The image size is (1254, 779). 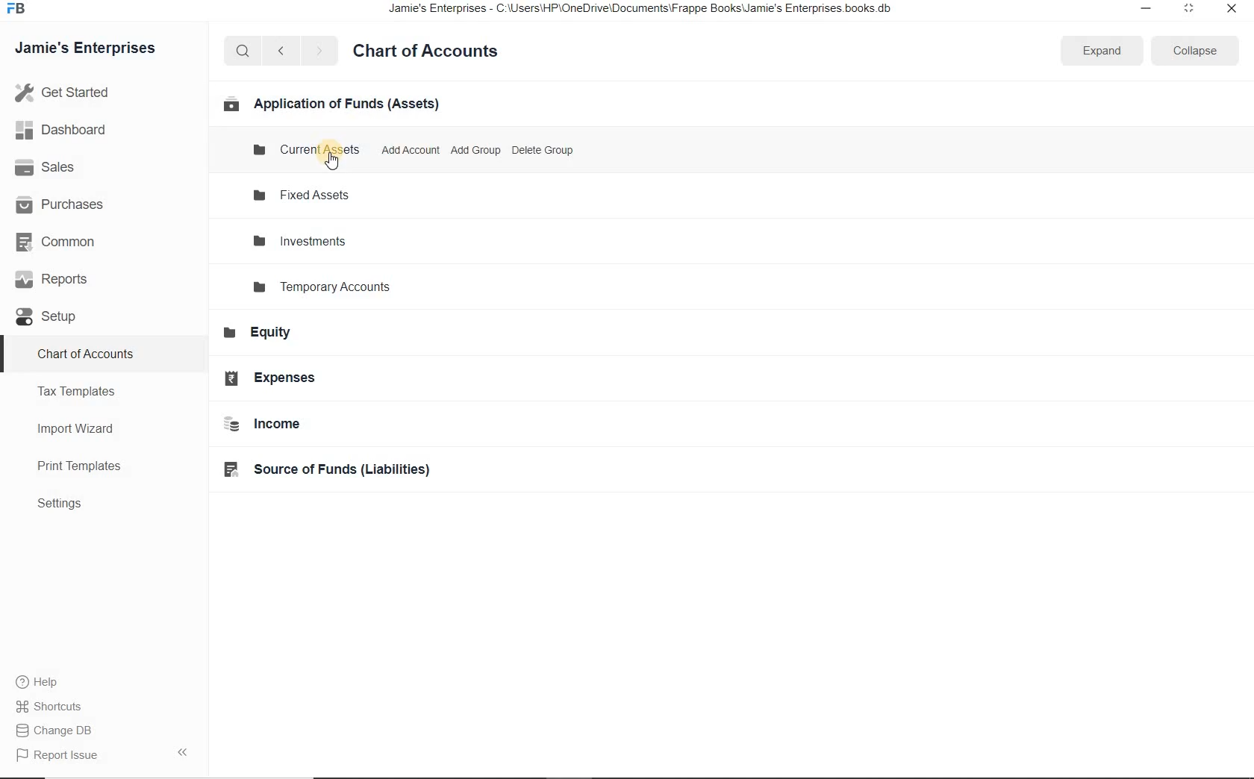 I want to click on backward, so click(x=280, y=51).